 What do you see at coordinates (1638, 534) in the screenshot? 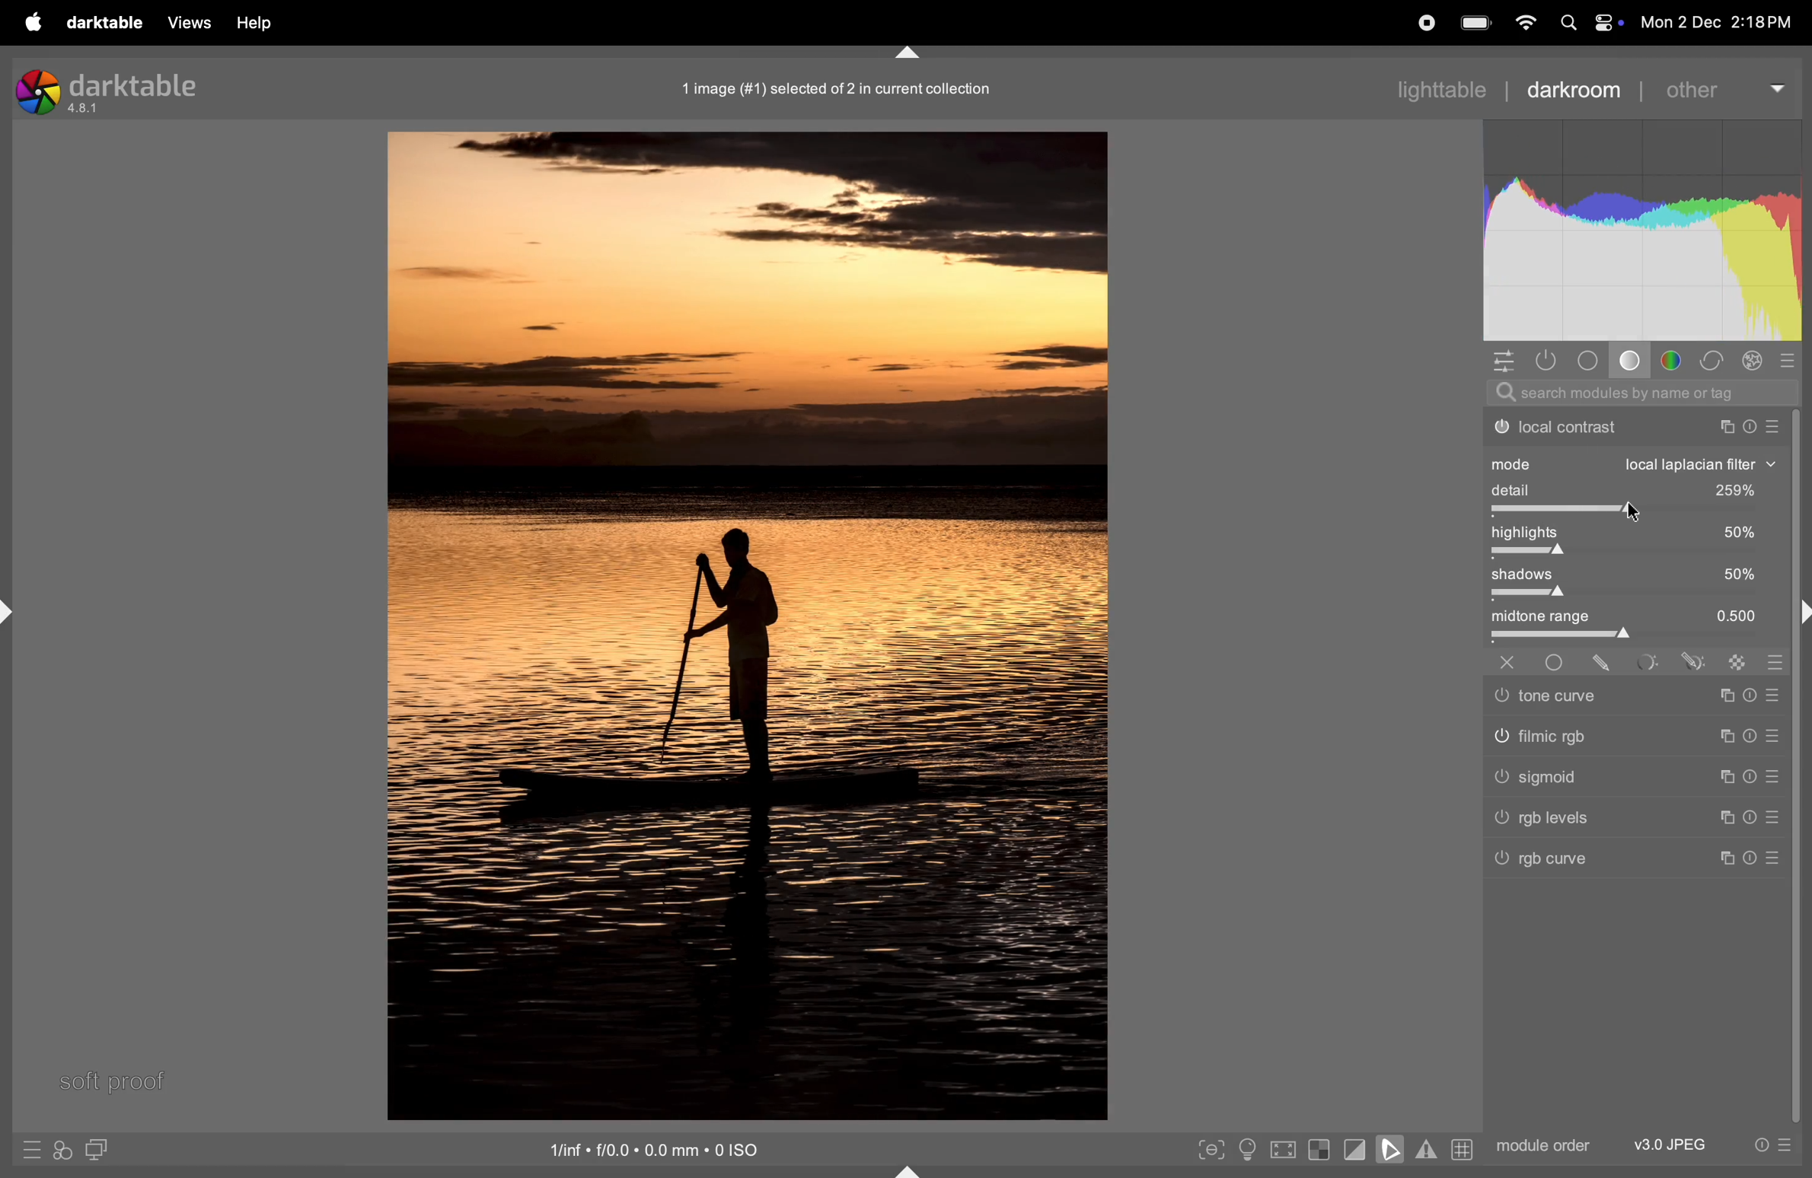
I see `high lights` at bounding box center [1638, 534].